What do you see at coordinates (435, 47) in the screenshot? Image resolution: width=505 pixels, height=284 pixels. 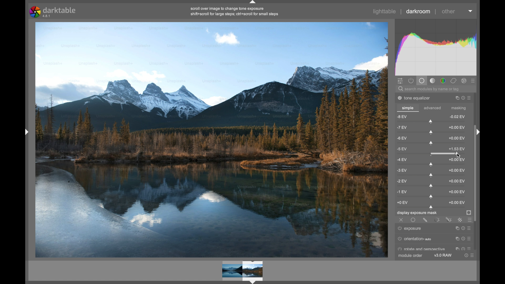 I see `histogram` at bounding box center [435, 47].